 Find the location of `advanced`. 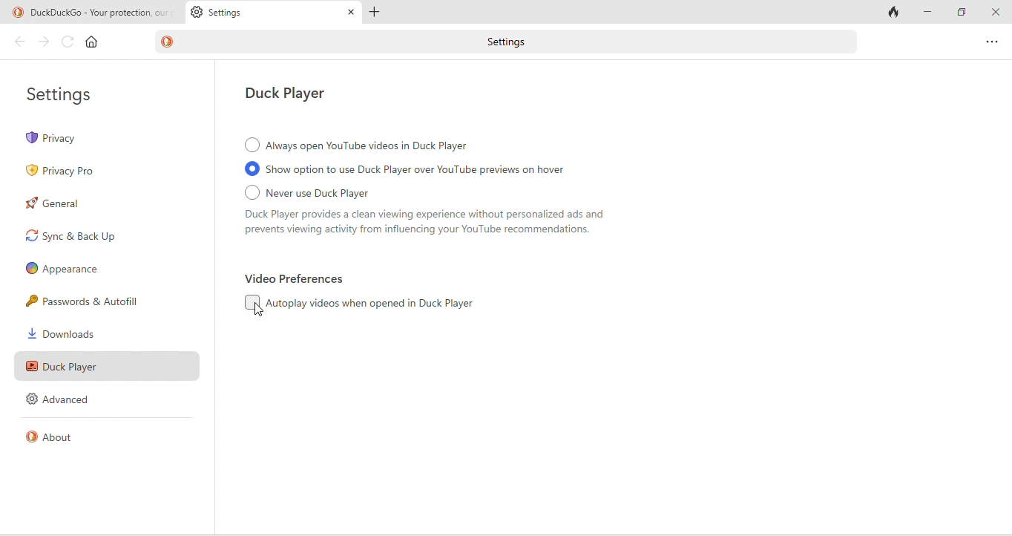

advanced is located at coordinates (63, 399).